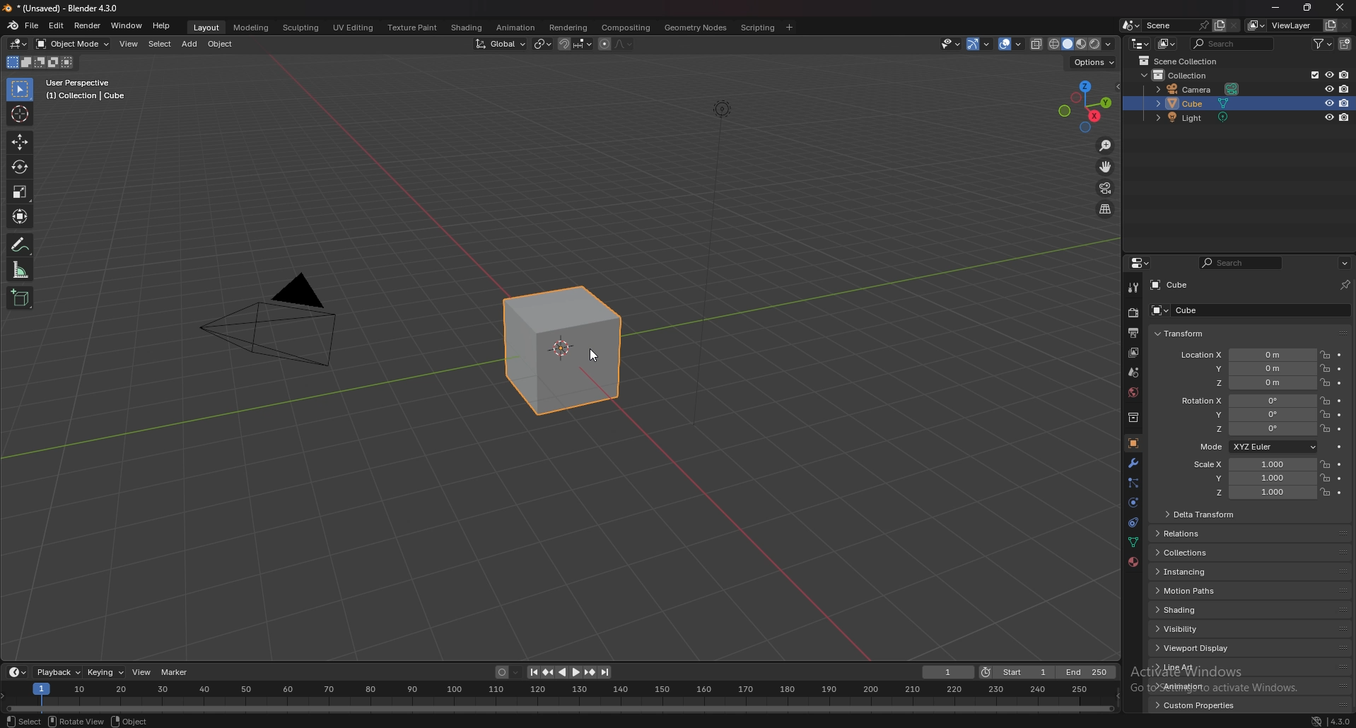 This screenshot has height=728, width=1356. I want to click on animate property, so click(1340, 493).